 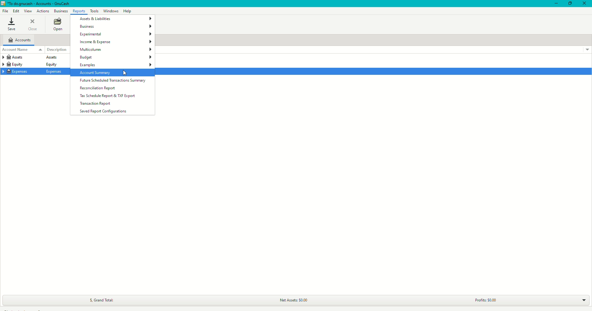 I want to click on cursor, so click(x=128, y=74).